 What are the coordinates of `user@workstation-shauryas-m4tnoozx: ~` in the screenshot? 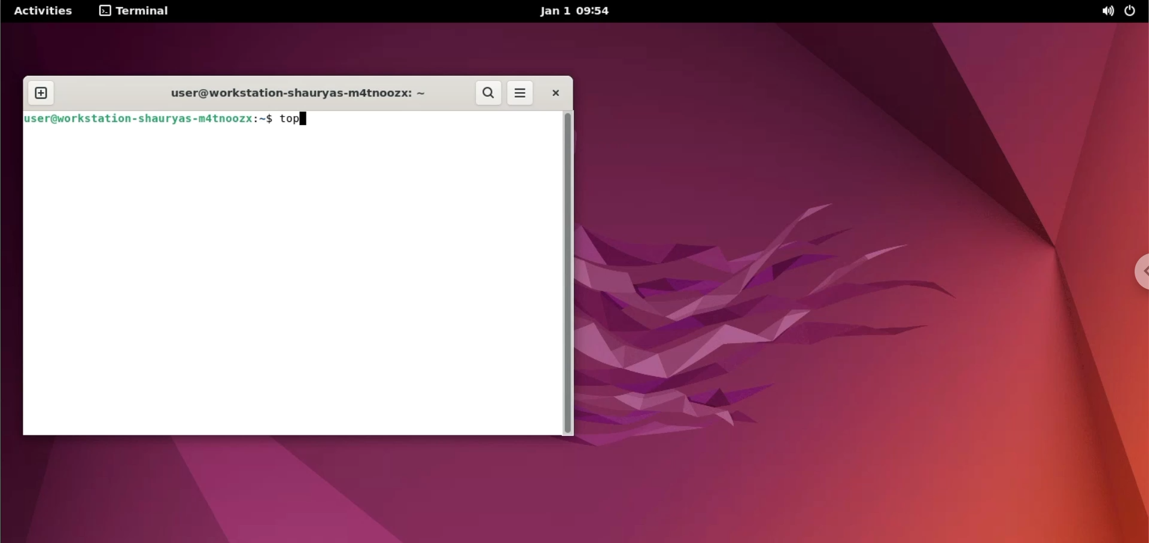 It's located at (294, 91).